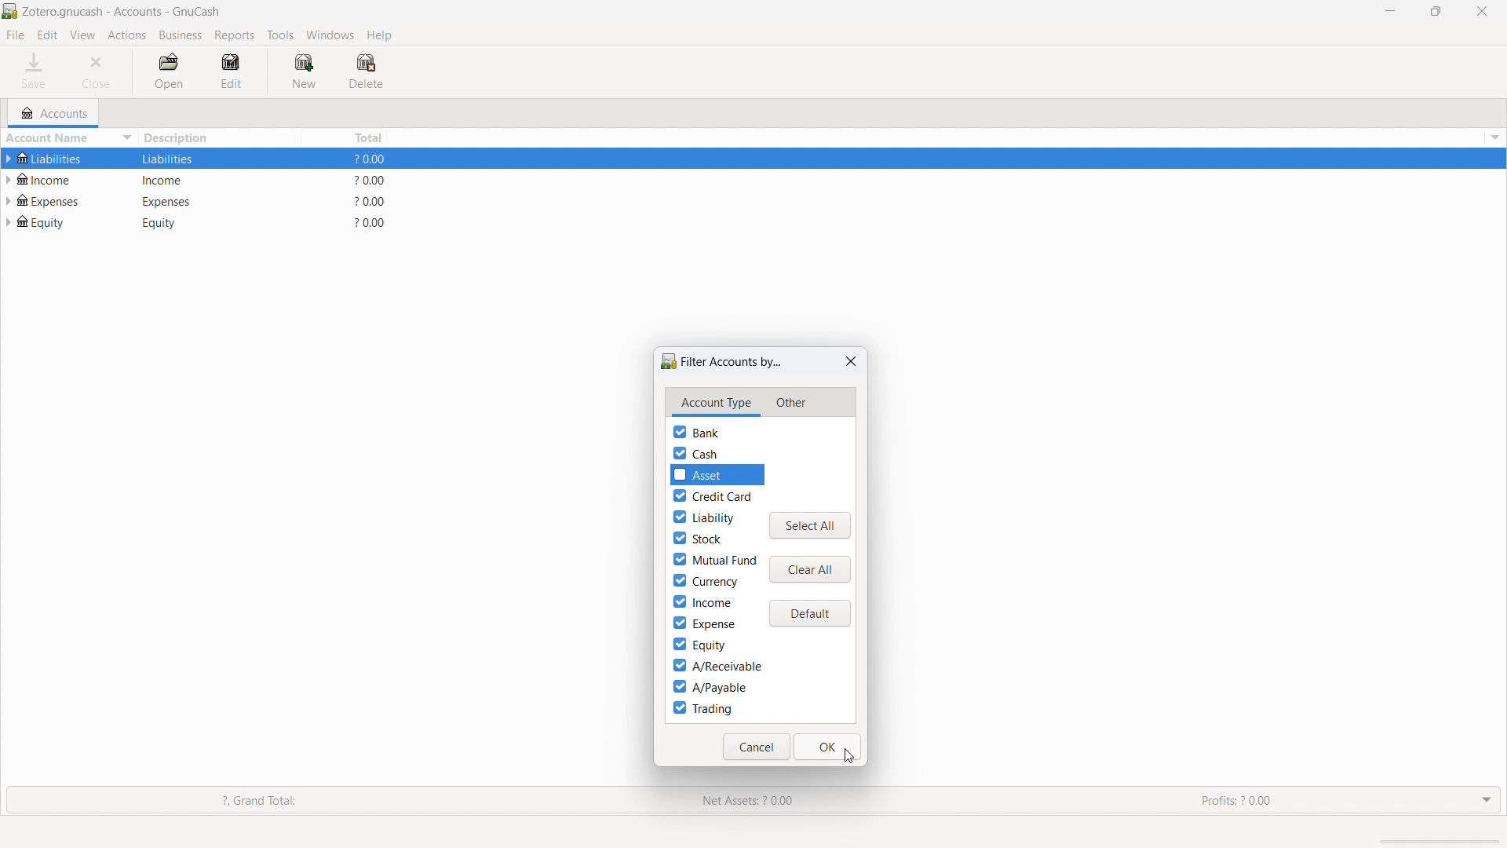 The height and width of the screenshot is (848, 1507). What do you see at coordinates (809, 614) in the screenshot?
I see `default` at bounding box center [809, 614].